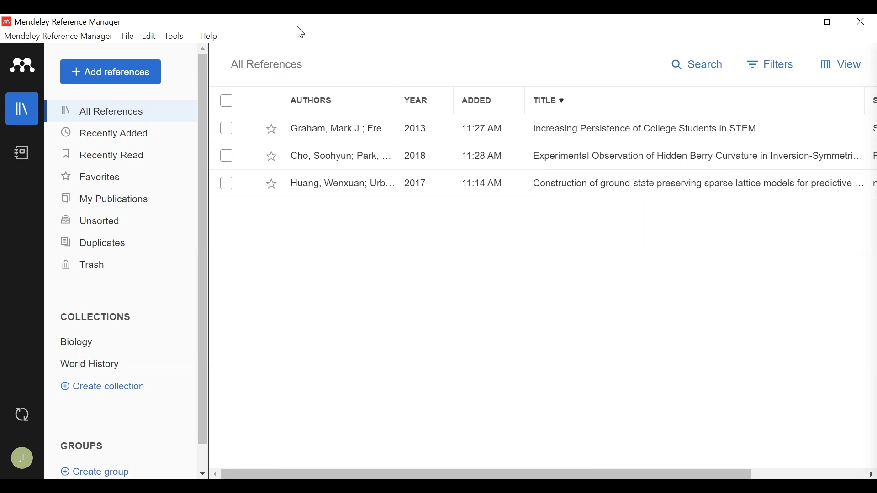 This screenshot has width=877, height=493. Describe the element at coordinates (23, 153) in the screenshot. I see `Notebook` at that location.